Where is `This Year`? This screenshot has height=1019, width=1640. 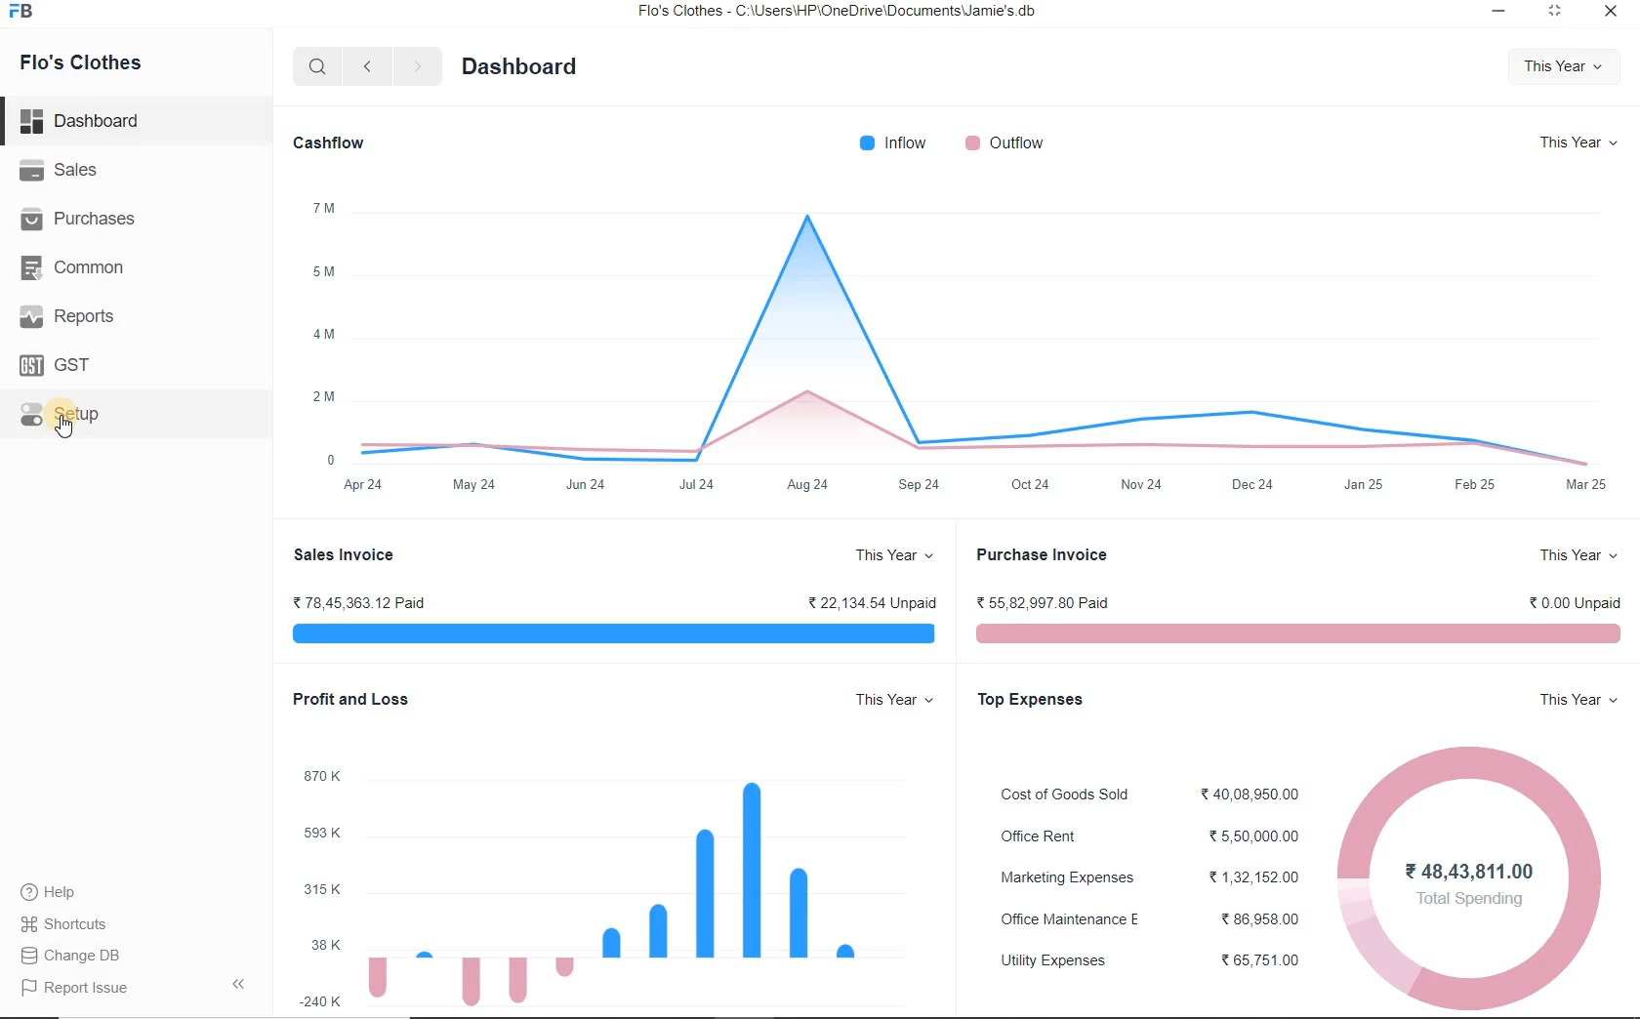
This Year is located at coordinates (896, 556).